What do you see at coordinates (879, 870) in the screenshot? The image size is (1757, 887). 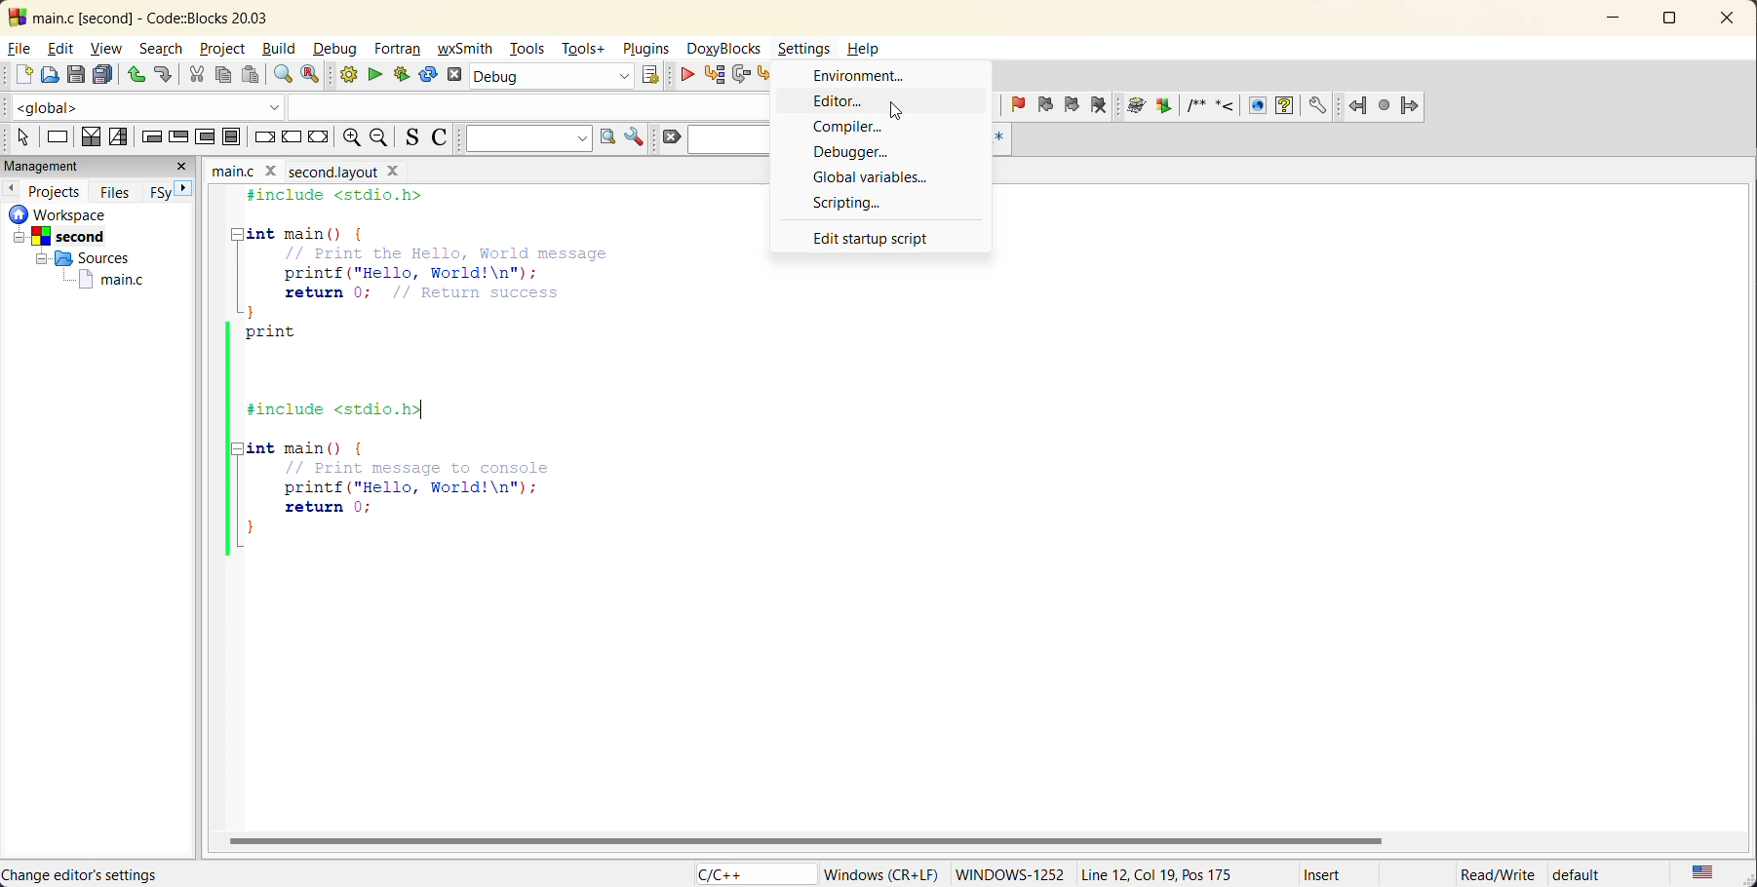 I see `Windows (CR+LF)` at bounding box center [879, 870].